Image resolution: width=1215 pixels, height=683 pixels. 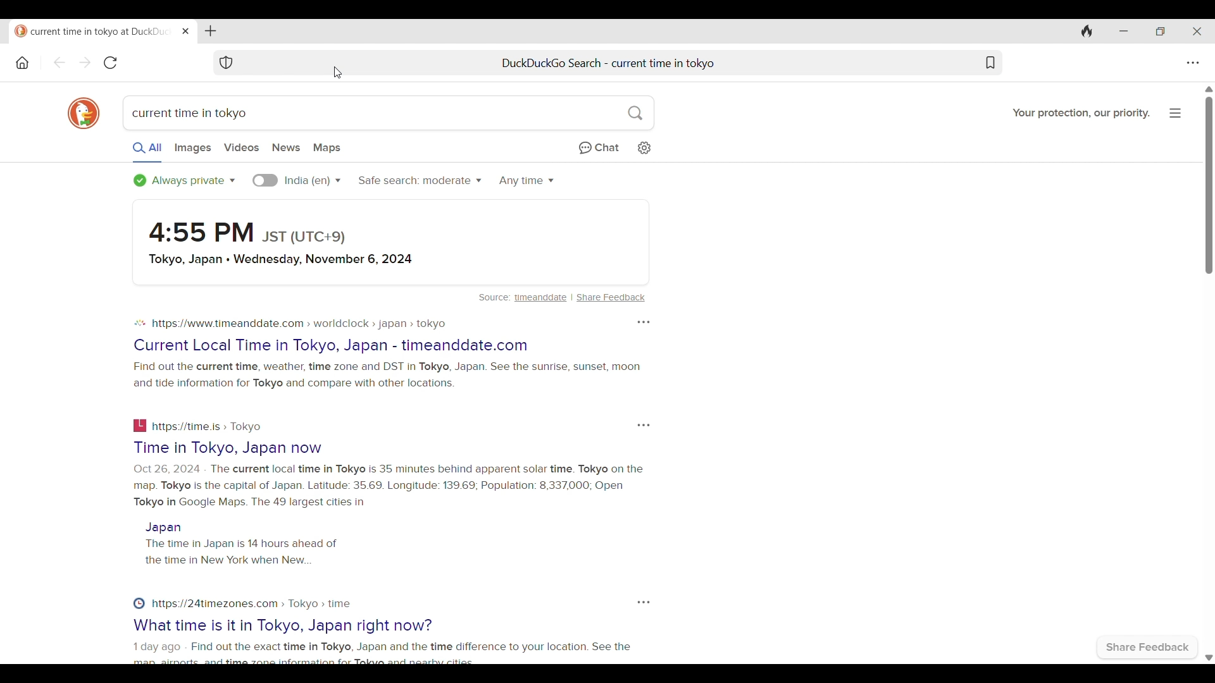 I want to click on Share feedback about result, so click(x=611, y=298).